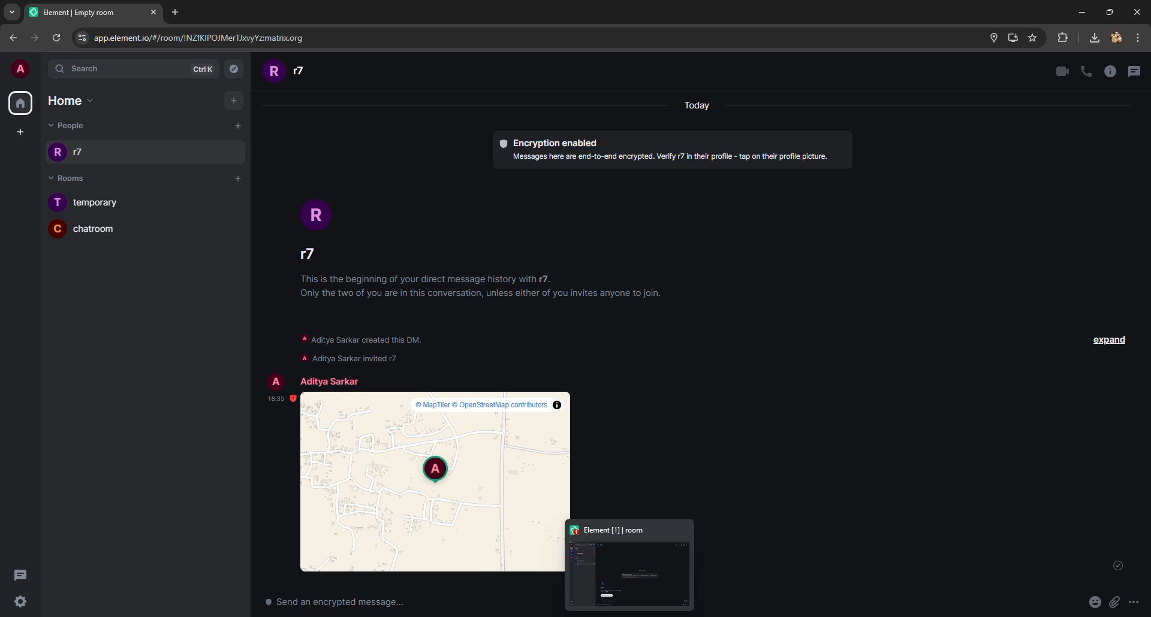  What do you see at coordinates (237, 101) in the screenshot?
I see `add` at bounding box center [237, 101].